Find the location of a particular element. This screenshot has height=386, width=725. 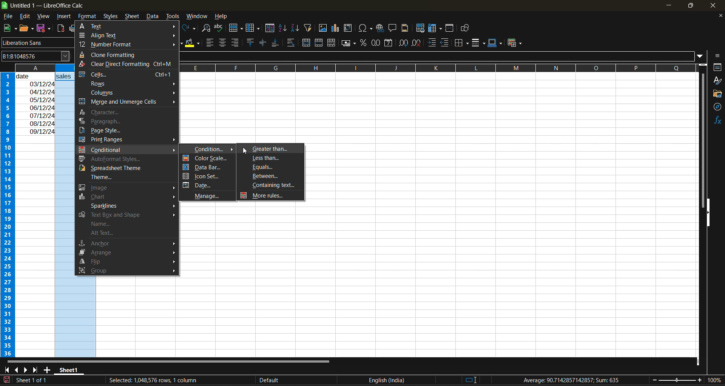

format as currency is located at coordinates (349, 44).